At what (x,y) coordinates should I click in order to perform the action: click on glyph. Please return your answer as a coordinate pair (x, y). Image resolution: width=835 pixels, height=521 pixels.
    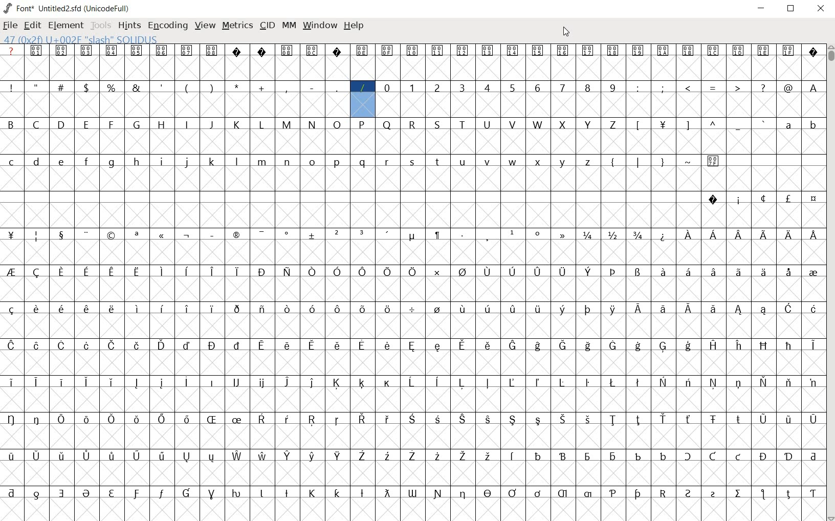
    Looking at the image, I should click on (388, 384).